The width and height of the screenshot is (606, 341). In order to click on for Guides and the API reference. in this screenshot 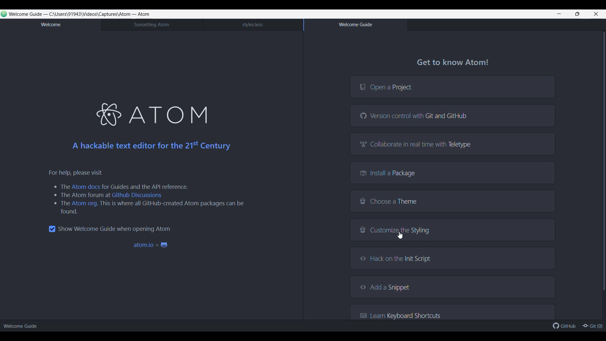, I will do `click(147, 186)`.